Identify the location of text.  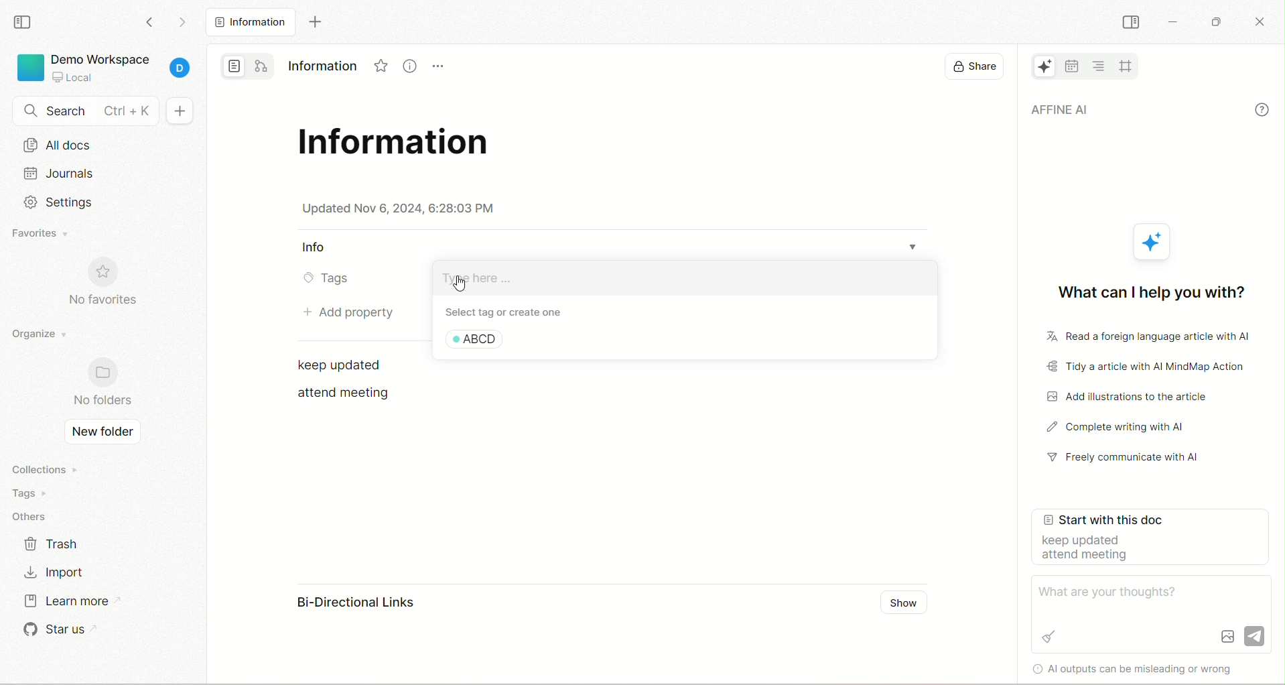
(346, 394).